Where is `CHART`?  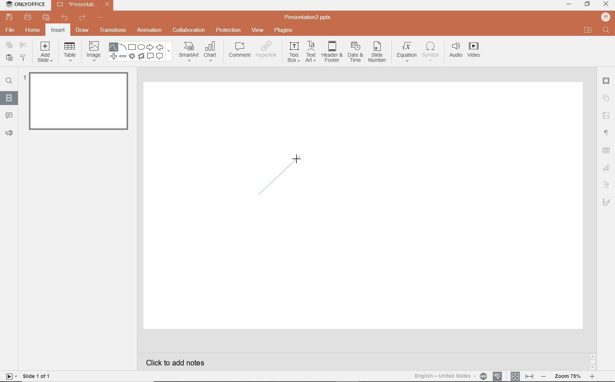 CHART is located at coordinates (212, 52).